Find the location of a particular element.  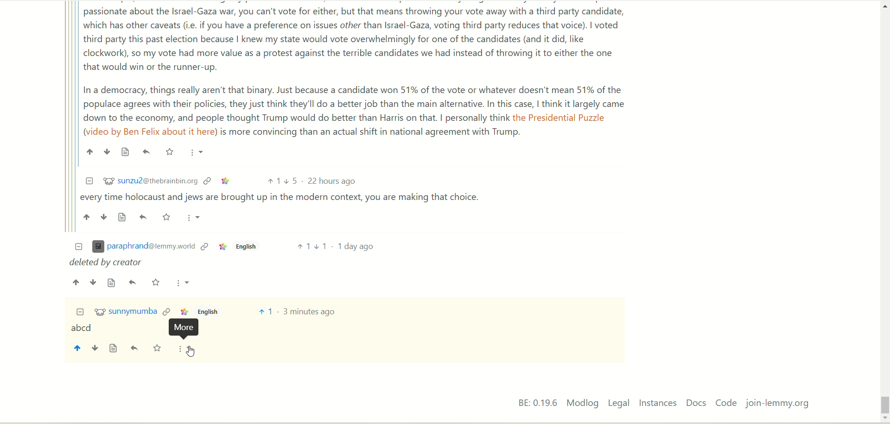

view source is located at coordinates (114, 349).